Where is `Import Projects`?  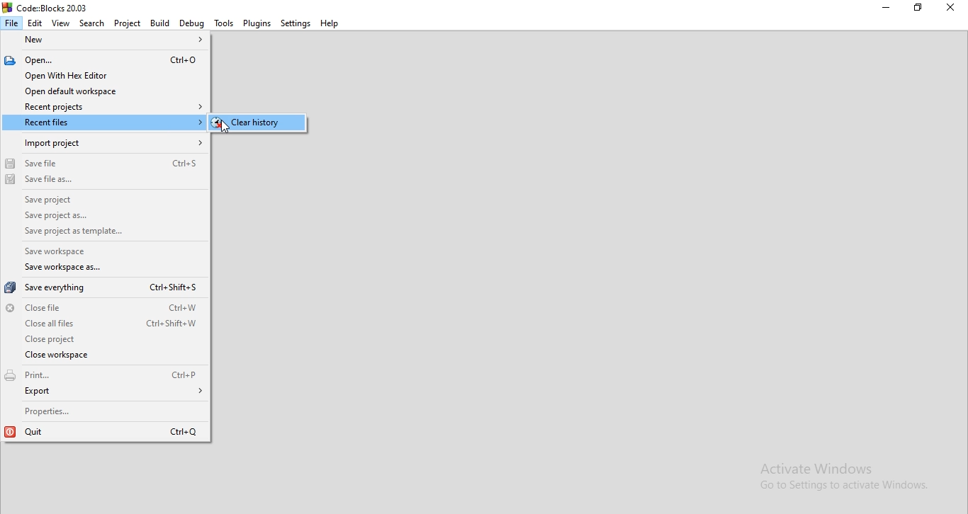
Import Projects is located at coordinates (103, 143).